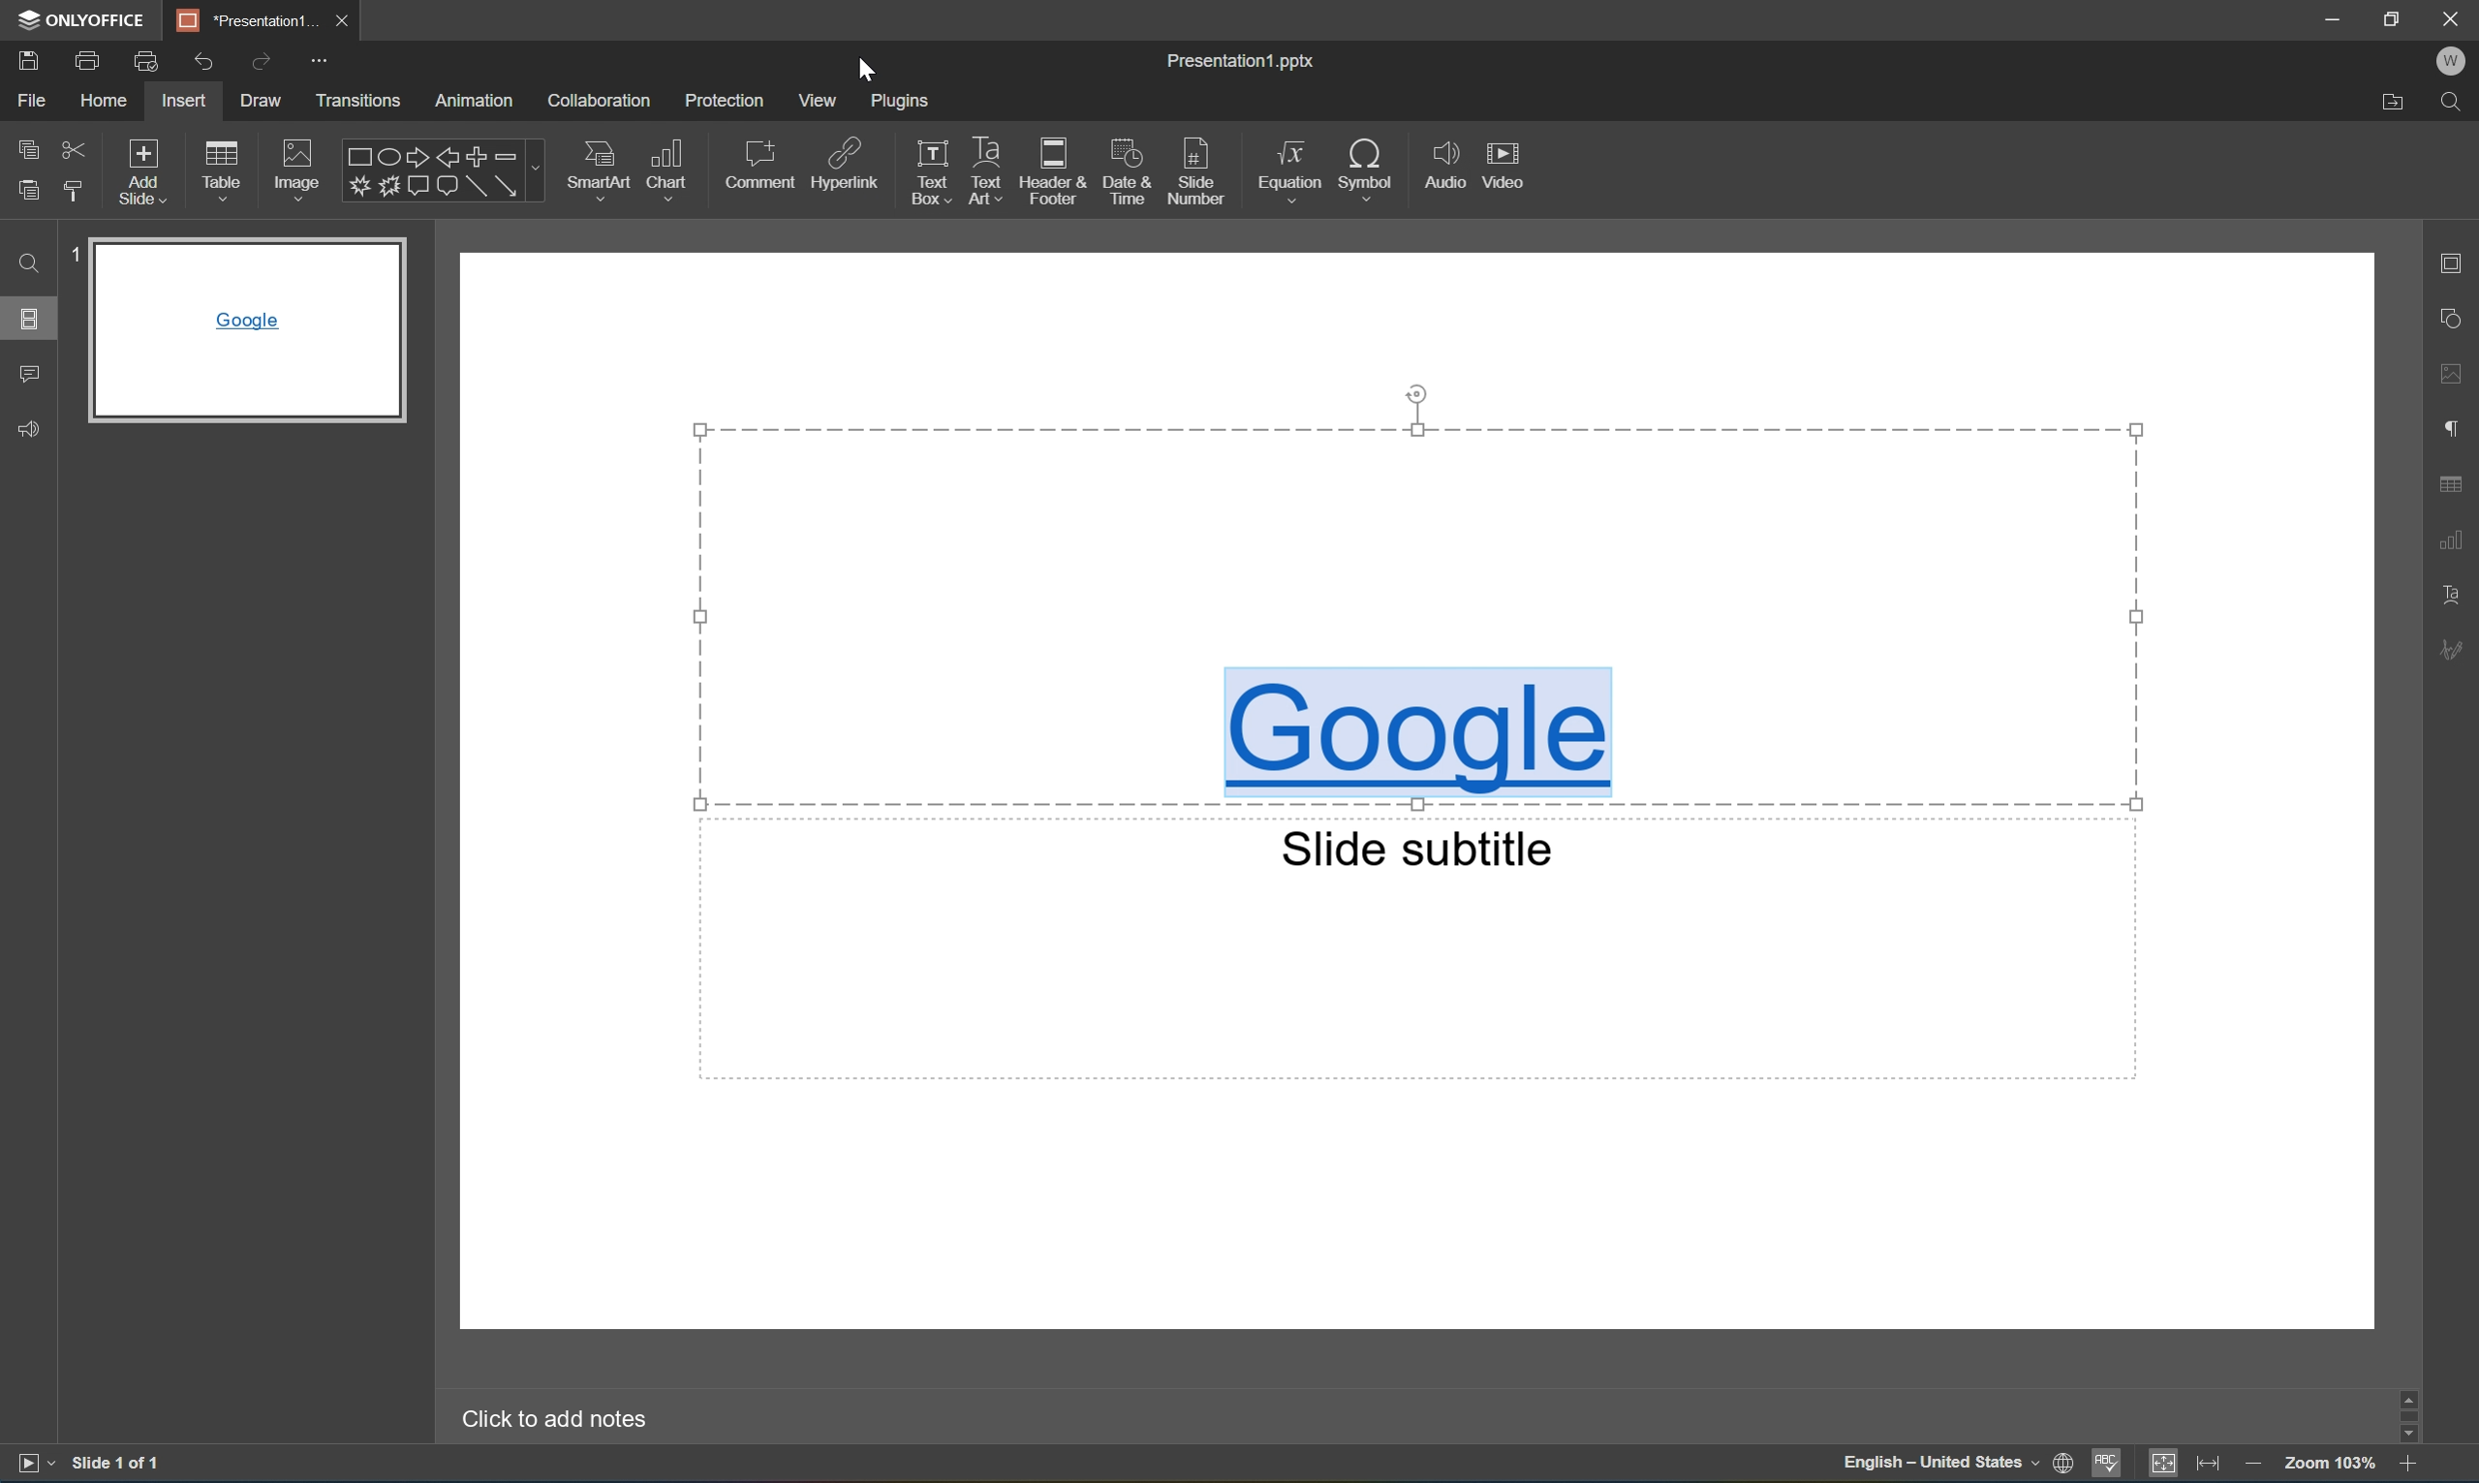 The width and height of the screenshot is (2479, 1483). I want to click on Zoom 103%, so click(2333, 1462).